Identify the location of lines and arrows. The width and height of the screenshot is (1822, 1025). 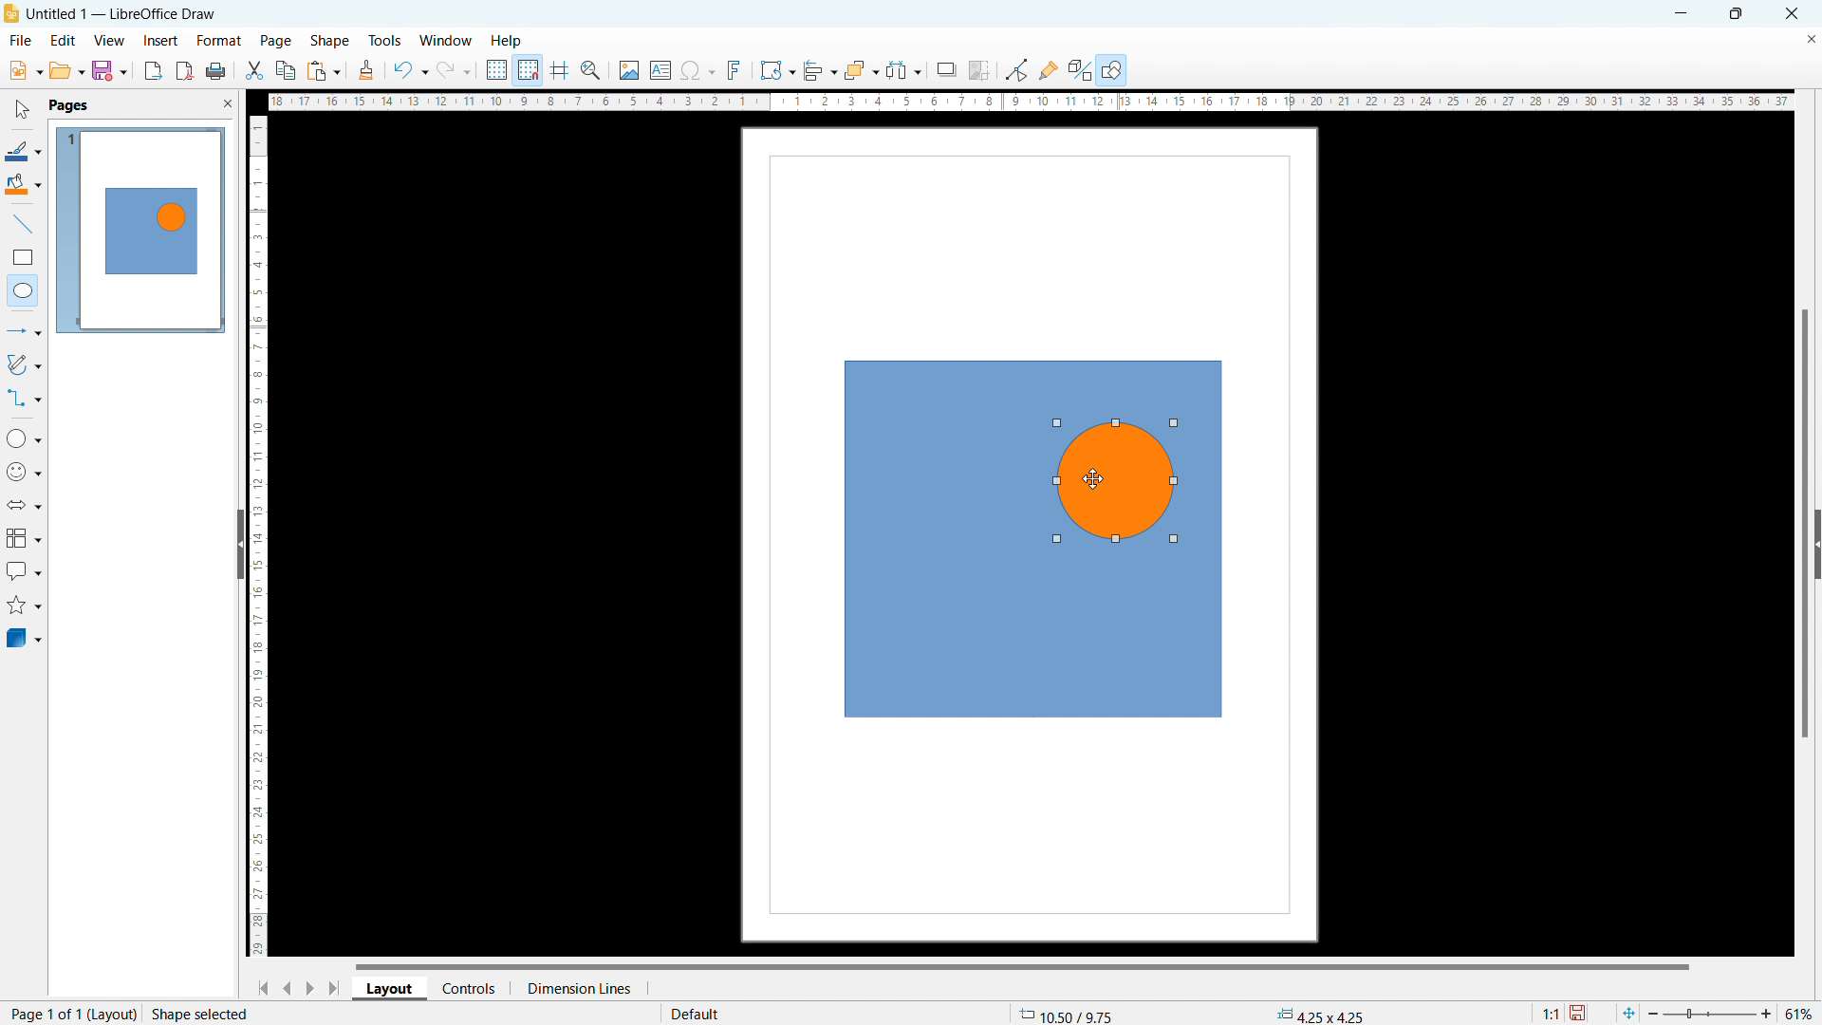
(25, 333).